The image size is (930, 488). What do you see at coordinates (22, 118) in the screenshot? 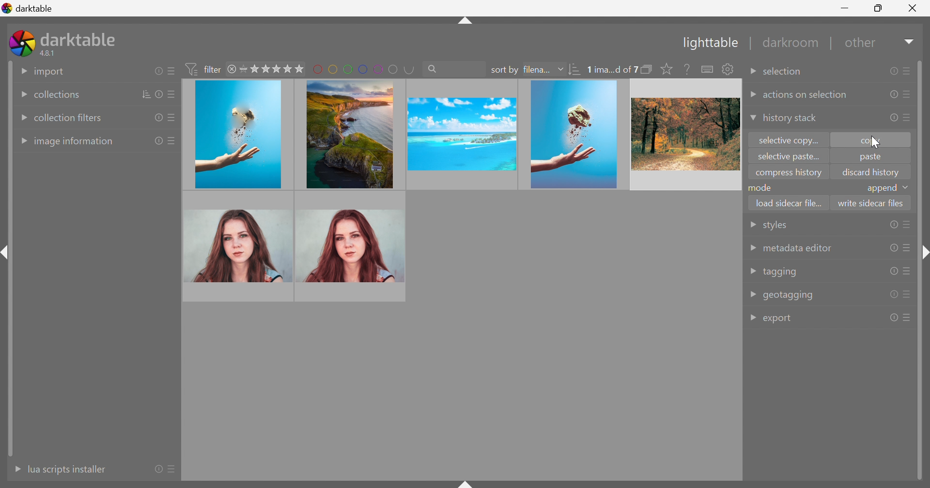
I see `Drop Down` at bounding box center [22, 118].